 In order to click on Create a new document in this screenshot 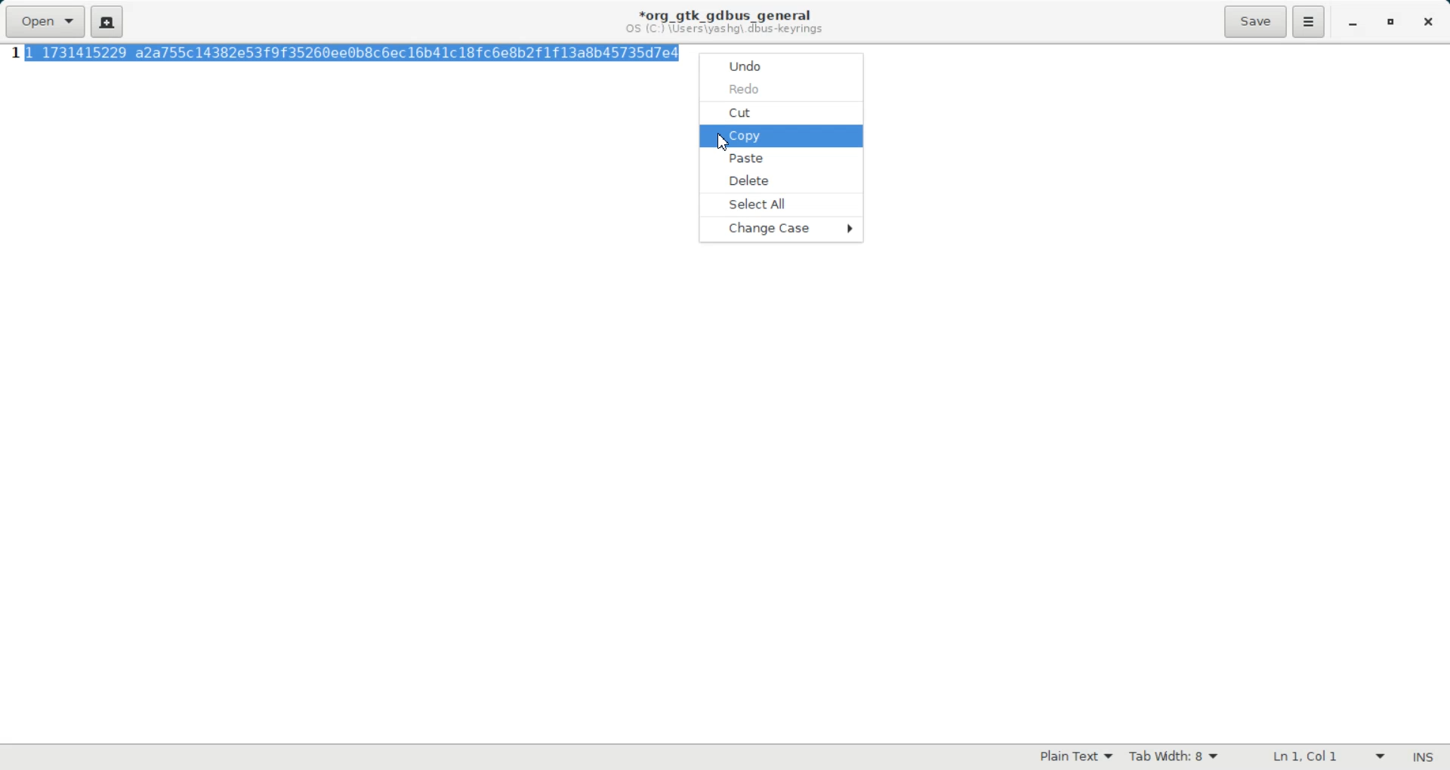, I will do `click(107, 21)`.